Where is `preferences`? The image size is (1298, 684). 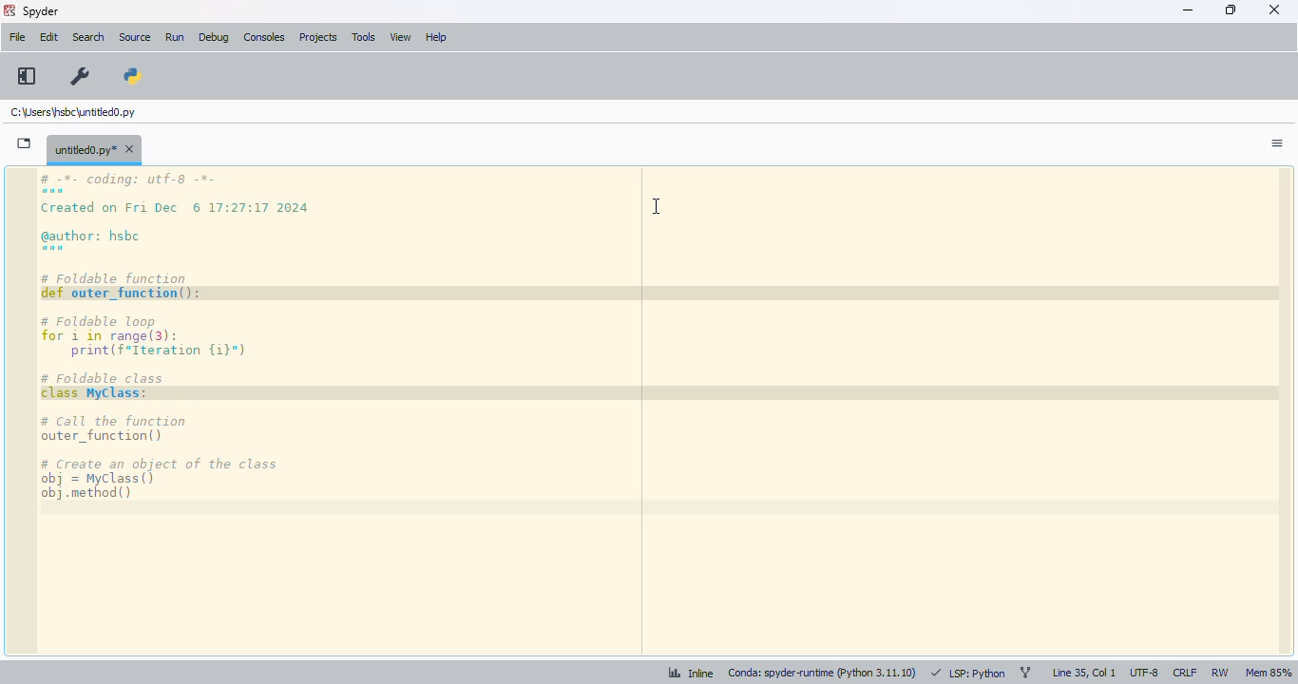 preferences is located at coordinates (72, 74).